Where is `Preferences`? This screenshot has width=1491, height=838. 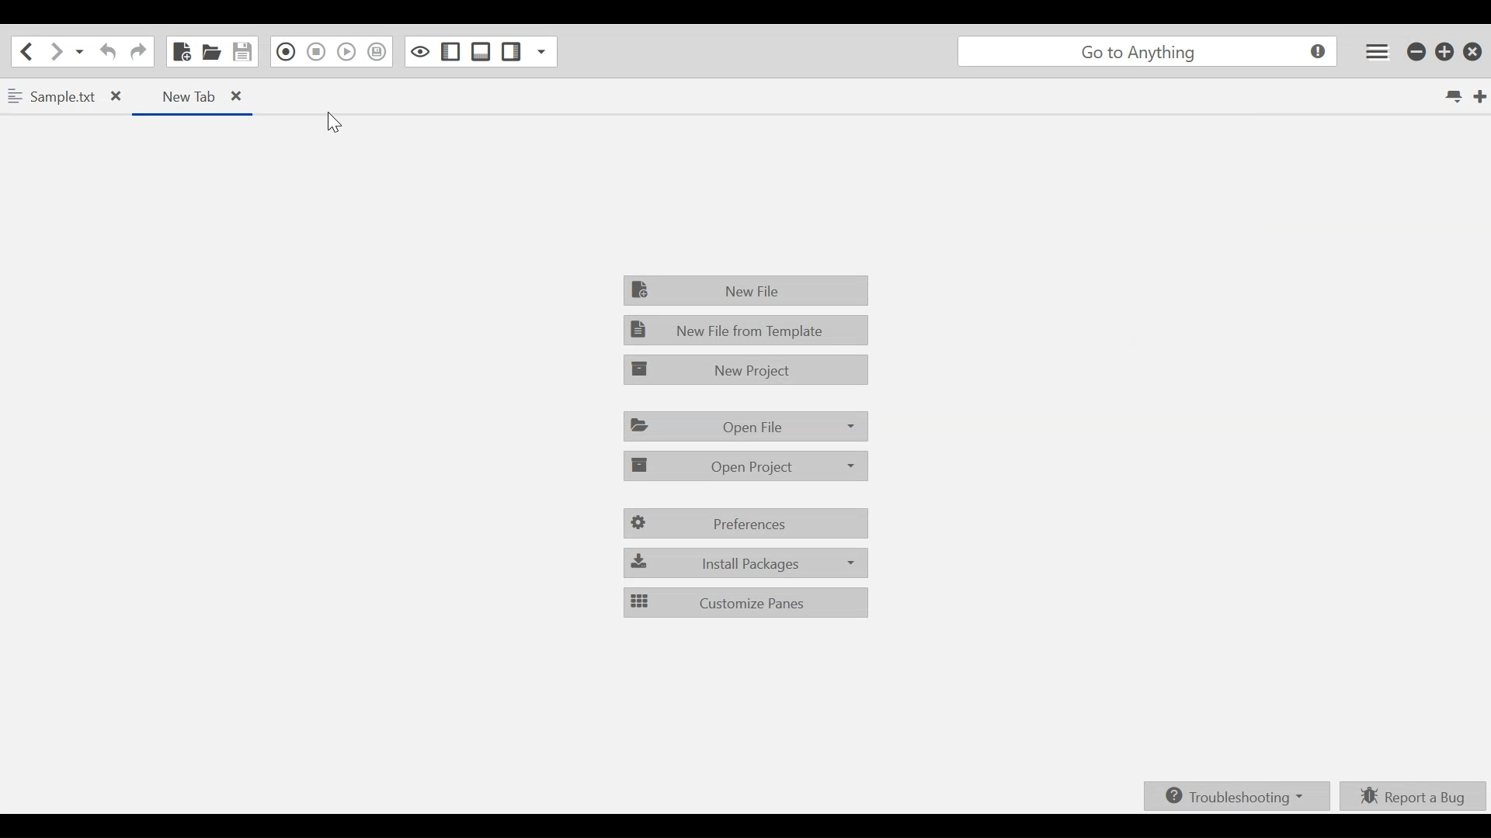 Preferences is located at coordinates (743, 525).